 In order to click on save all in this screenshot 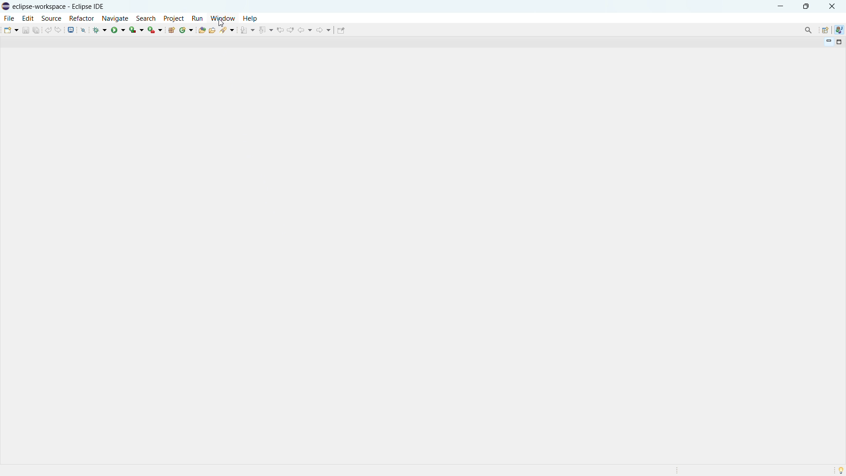, I will do `click(37, 30)`.